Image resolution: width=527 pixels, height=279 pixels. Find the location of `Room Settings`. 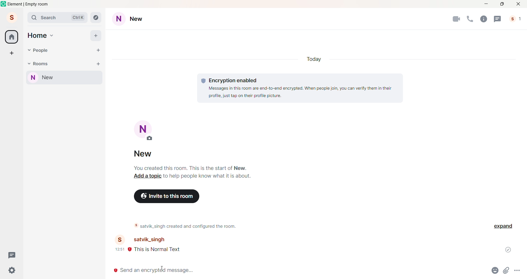

Room Settings is located at coordinates (133, 19).